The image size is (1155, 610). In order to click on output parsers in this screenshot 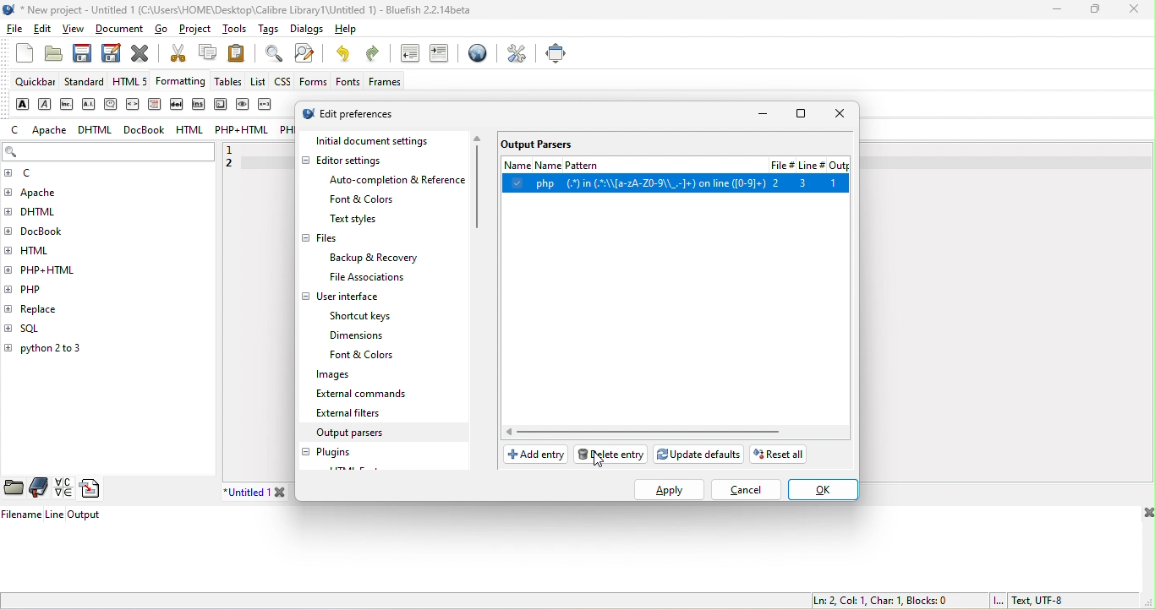, I will do `click(539, 143)`.